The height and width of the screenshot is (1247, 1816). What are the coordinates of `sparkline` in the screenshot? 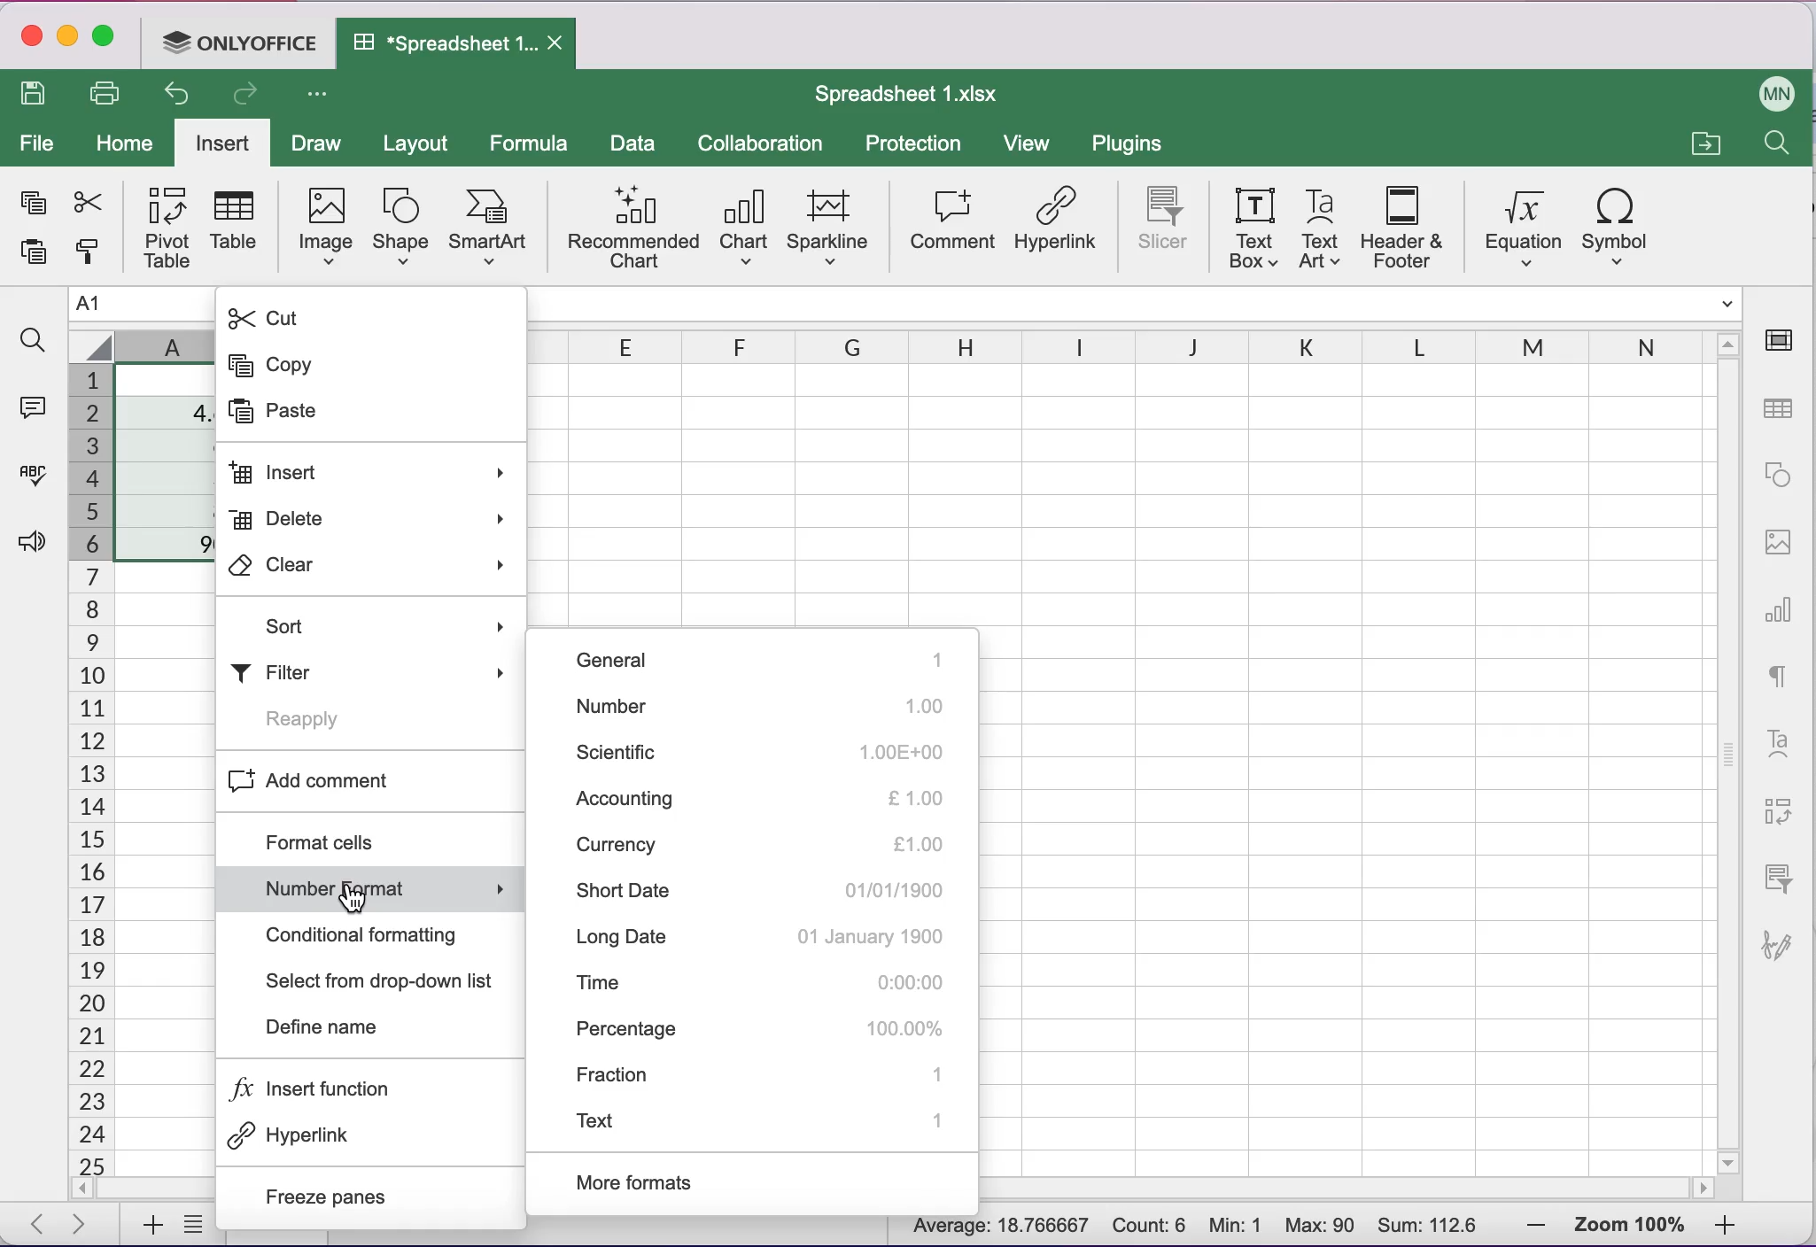 It's located at (830, 227).